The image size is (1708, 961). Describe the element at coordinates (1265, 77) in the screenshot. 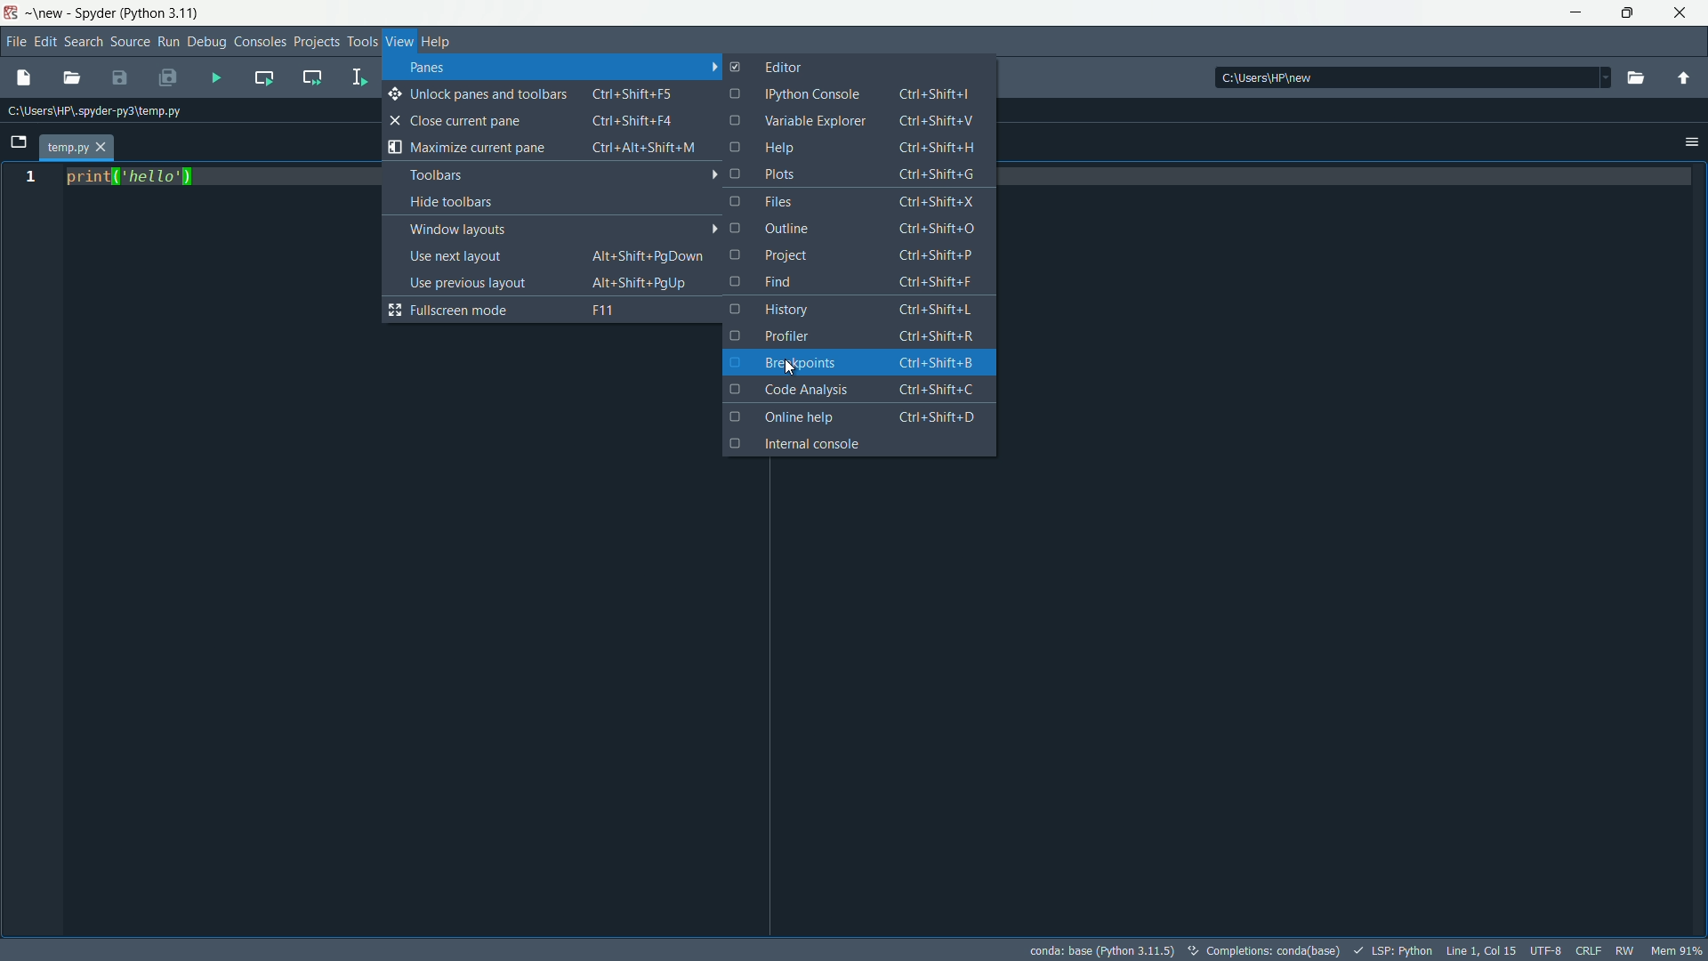

I see `c:\users\hp\new` at that location.